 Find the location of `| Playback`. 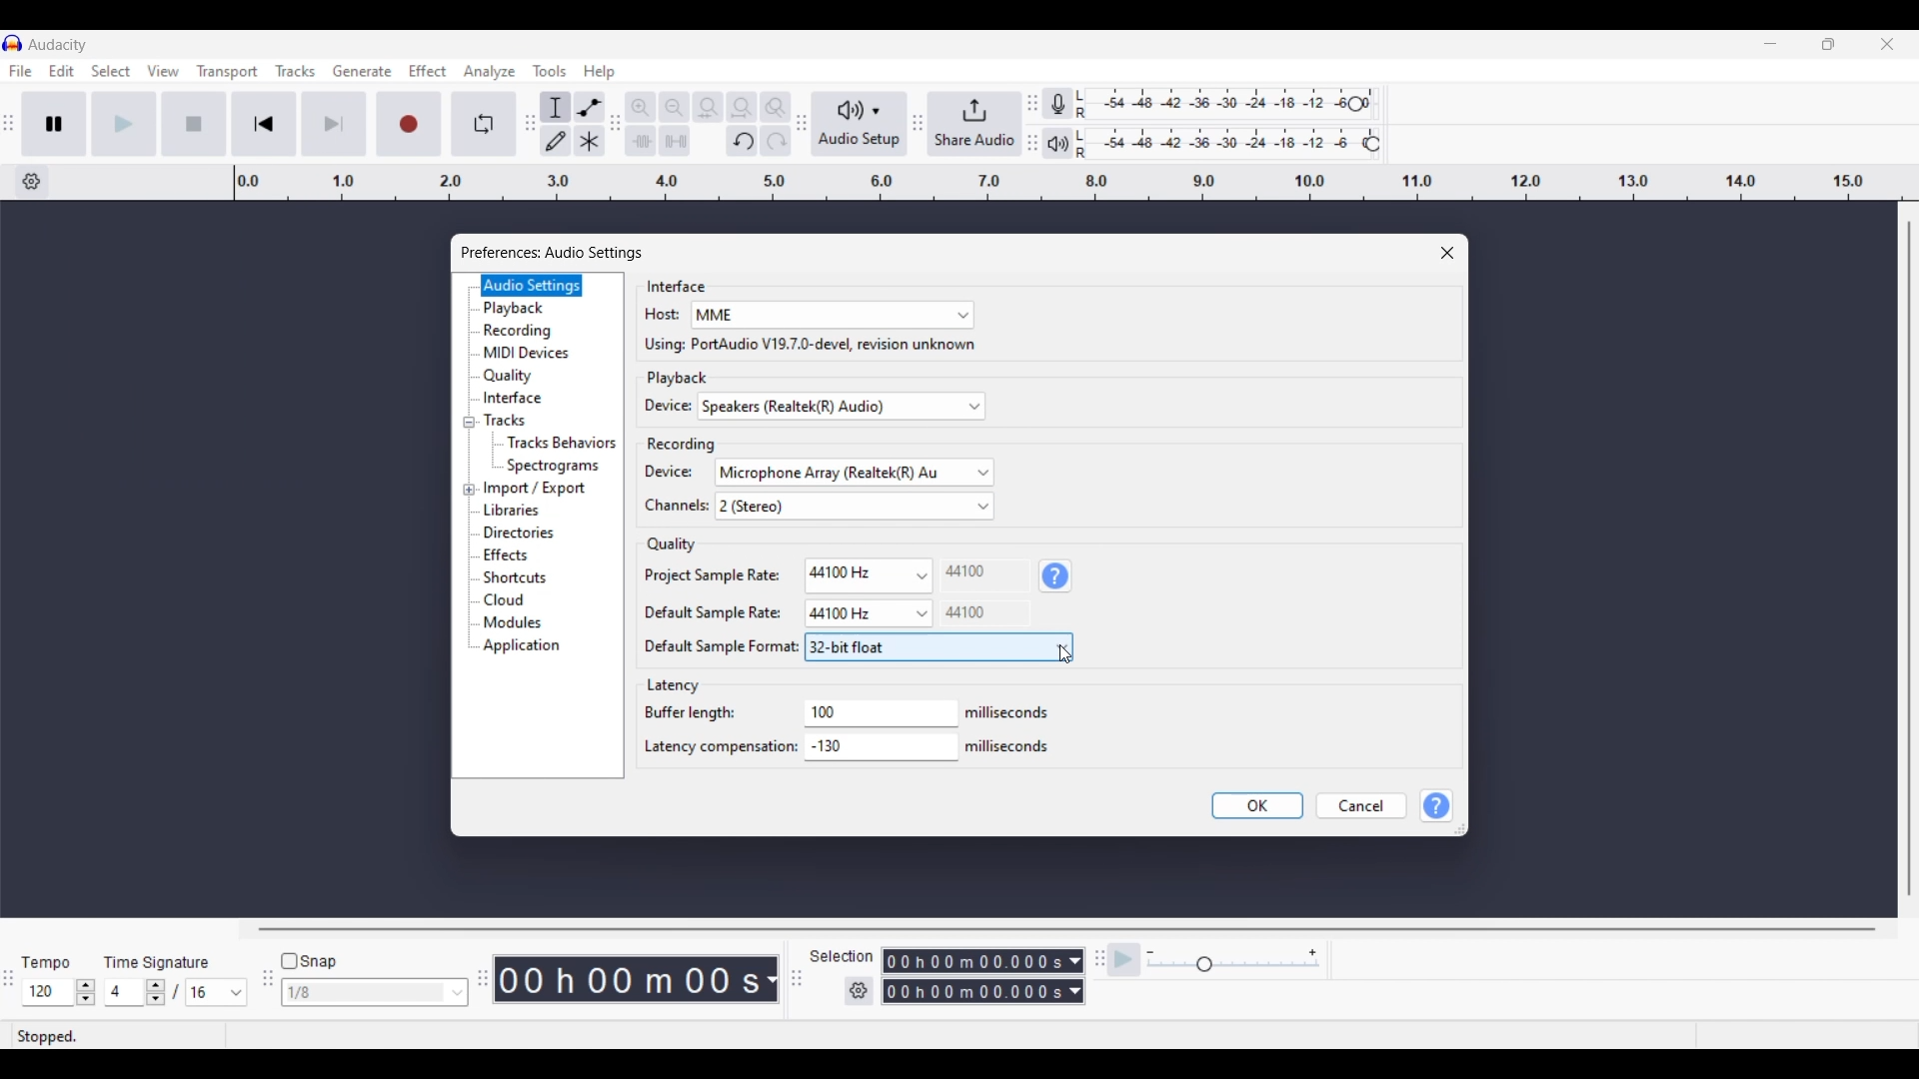

| Playback is located at coordinates (669, 379).